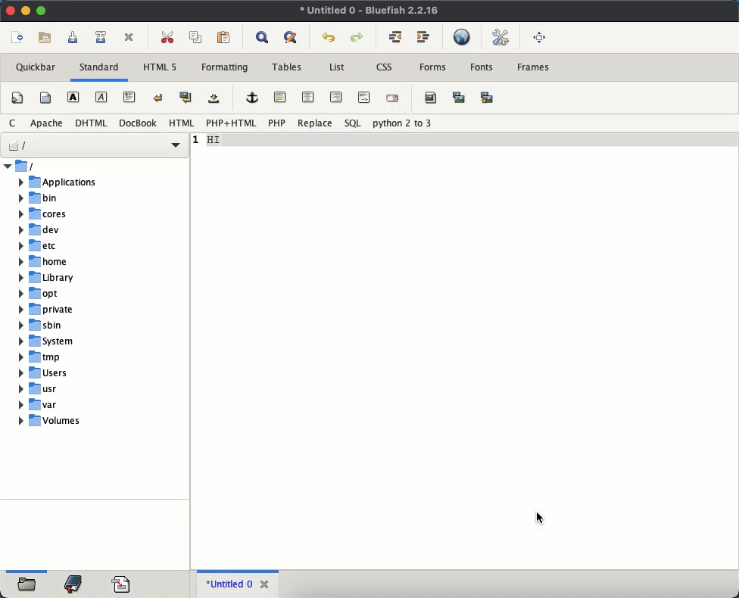 This screenshot has height=598, width=739. What do you see at coordinates (96, 167) in the screenshot?
I see `folder` at bounding box center [96, 167].